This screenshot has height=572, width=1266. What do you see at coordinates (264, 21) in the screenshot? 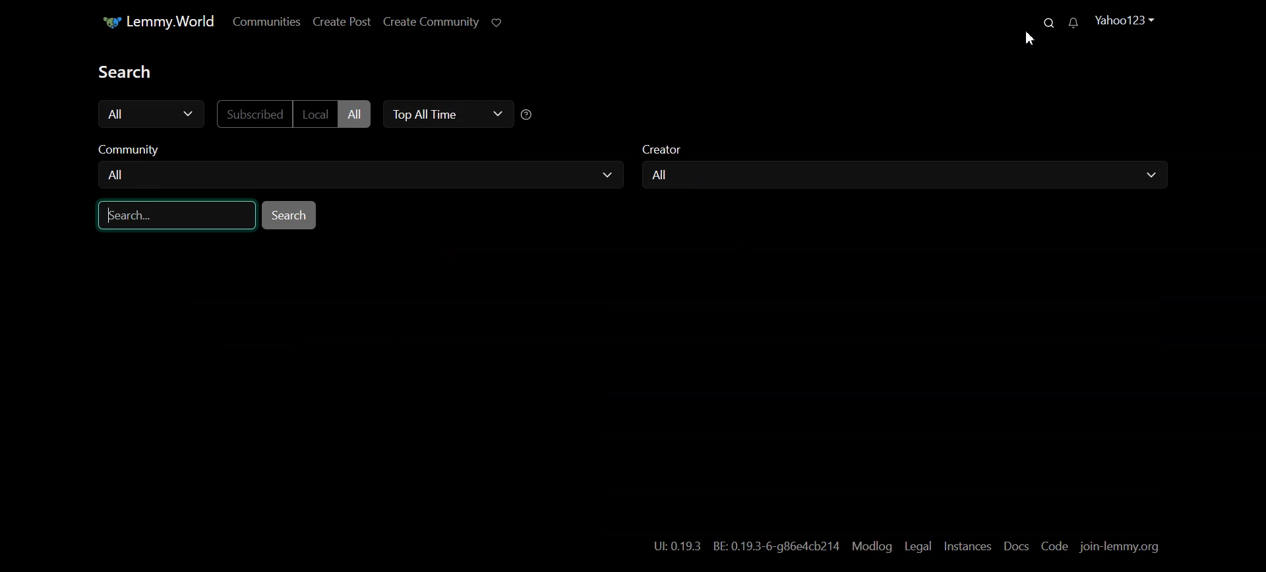
I see `Communities` at bounding box center [264, 21].